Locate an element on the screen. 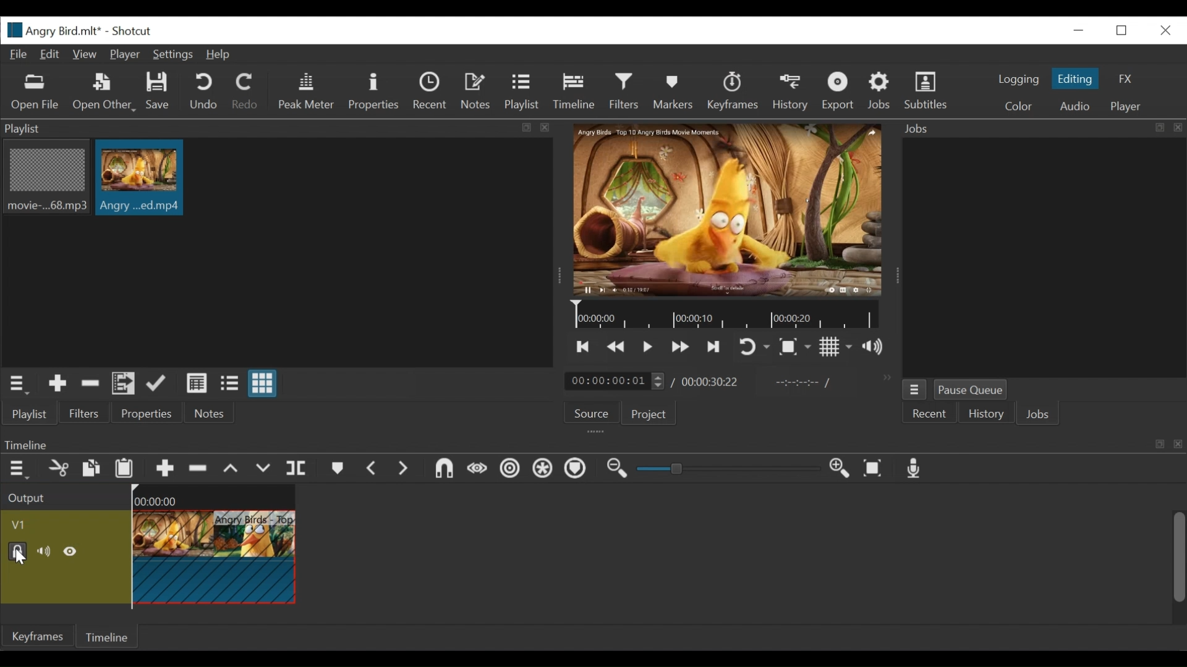 Image resolution: width=1187 pixels, height=667 pixels. Hide is located at coordinates (71, 552).